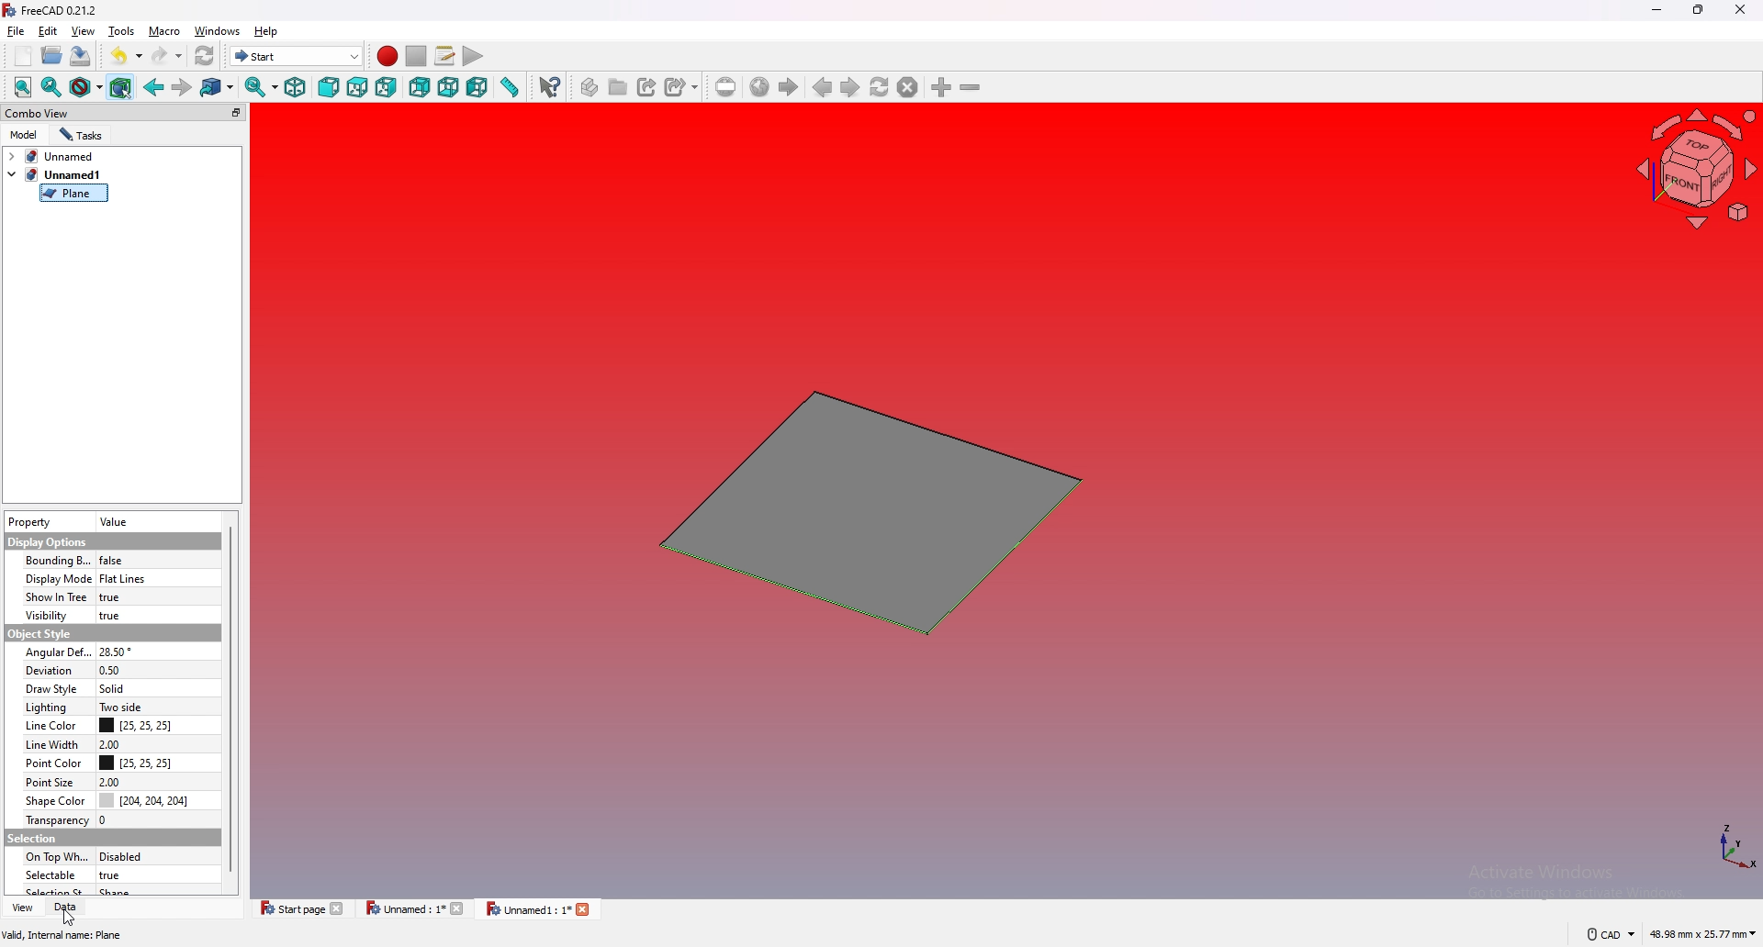 Image resolution: width=1763 pixels, height=947 pixels. I want to click on open, so click(52, 55).